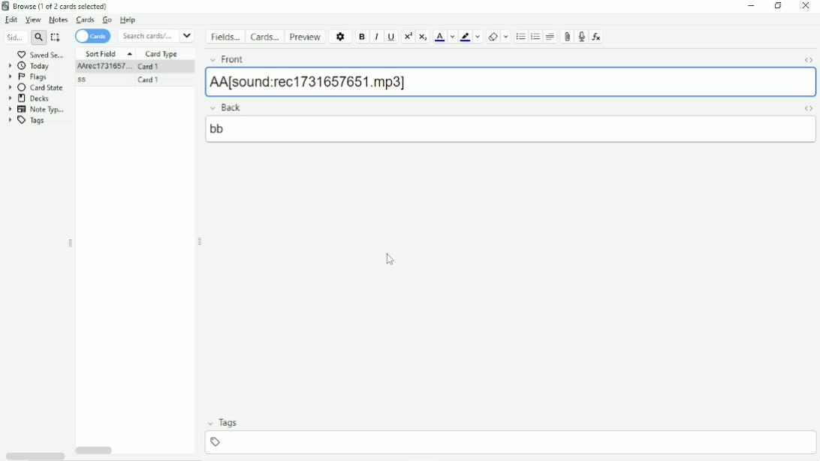 The height and width of the screenshot is (461, 820). I want to click on Front, so click(321, 59).